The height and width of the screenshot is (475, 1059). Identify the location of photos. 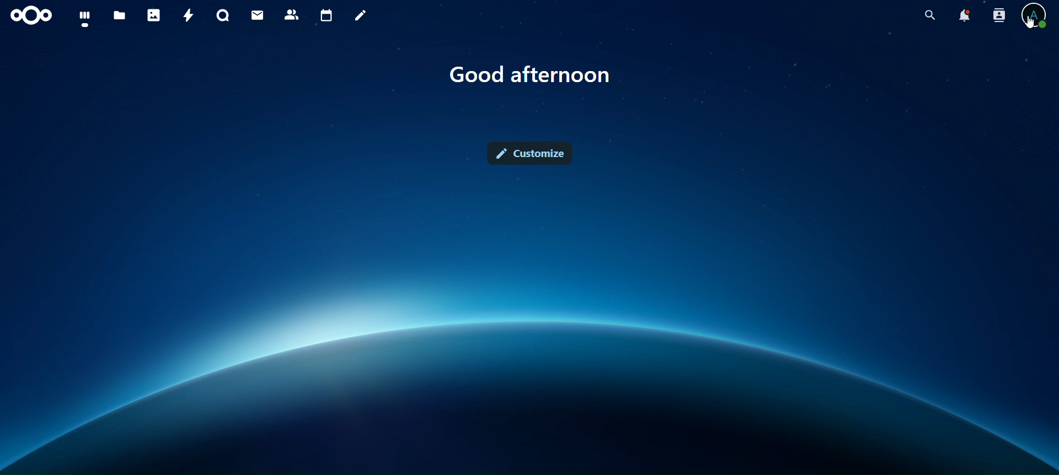
(154, 15).